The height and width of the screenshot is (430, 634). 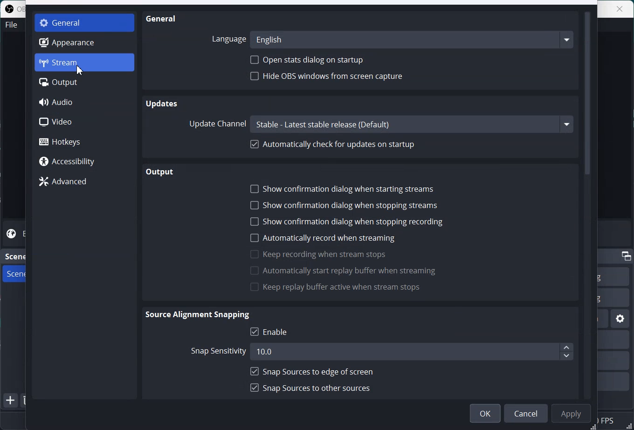 What do you see at coordinates (573, 413) in the screenshot?
I see `Apply` at bounding box center [573, 413].